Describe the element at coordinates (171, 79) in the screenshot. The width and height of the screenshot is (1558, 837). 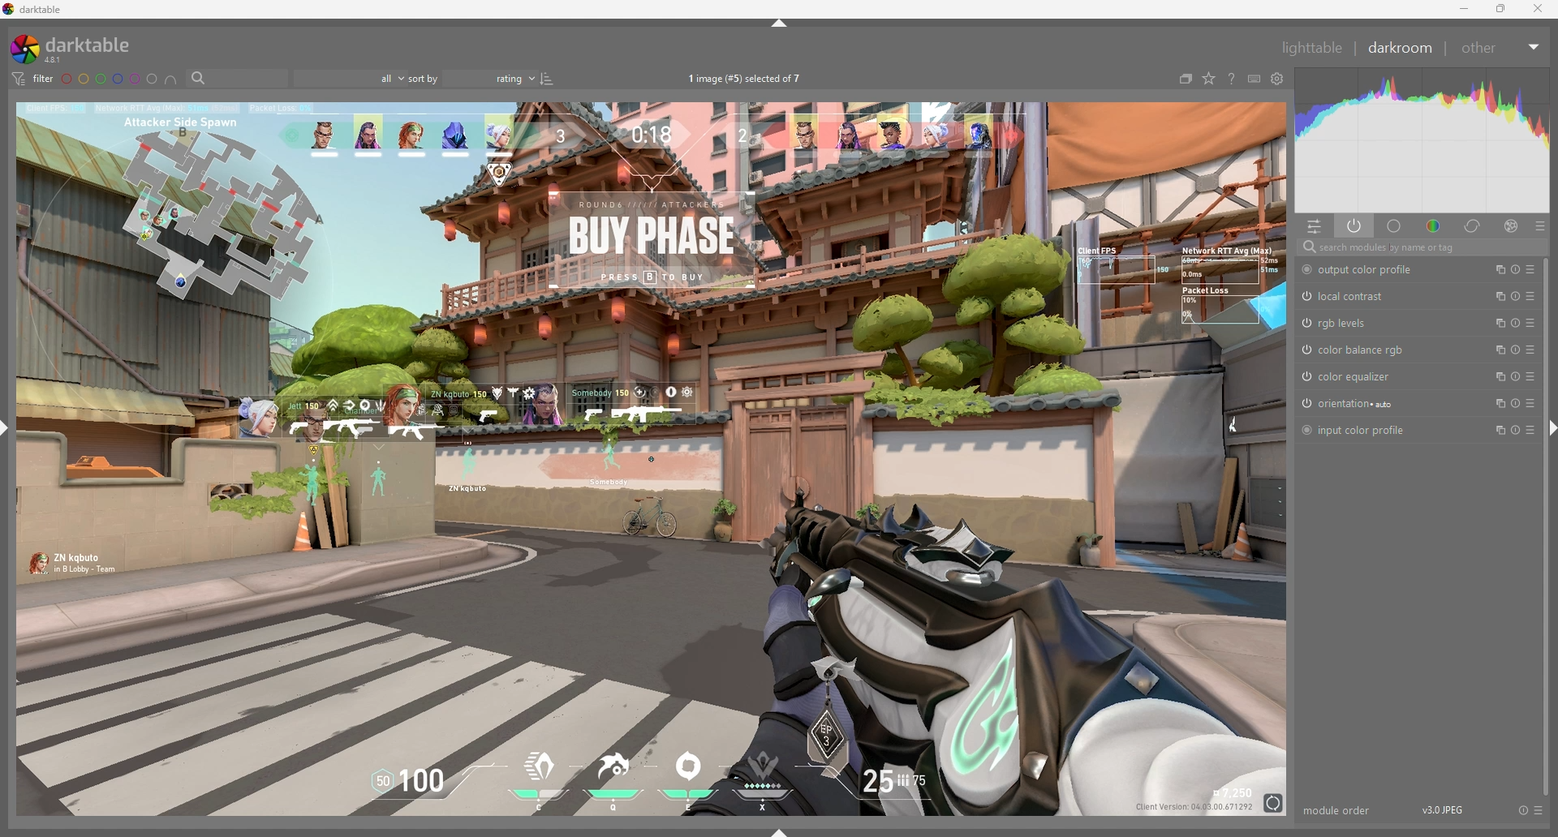
I see `include color label` at that location.